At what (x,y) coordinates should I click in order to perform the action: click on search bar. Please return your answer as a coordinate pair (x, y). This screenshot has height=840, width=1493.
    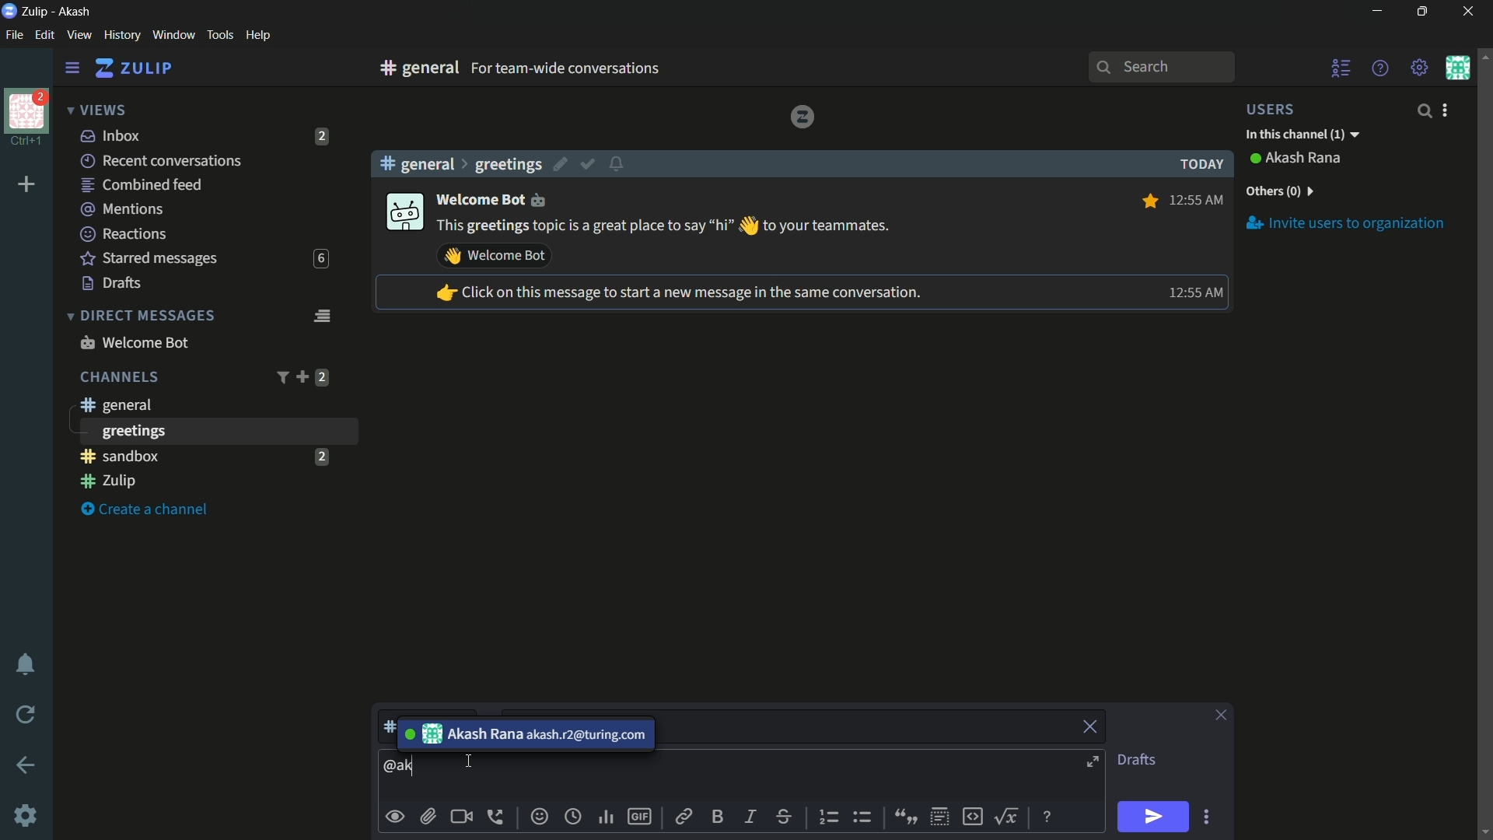
    Looking at the image, I should click on (1161, 67).